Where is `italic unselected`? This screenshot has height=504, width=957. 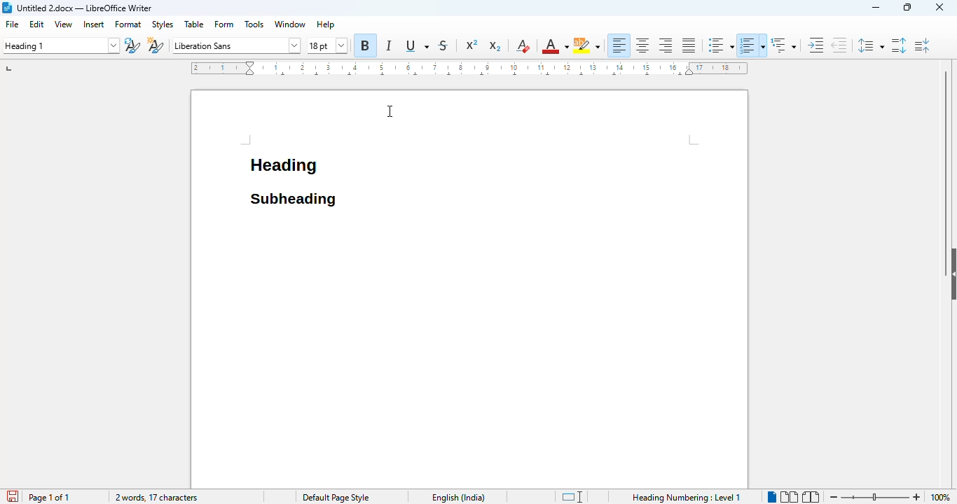 italic unselected is located at coordinates (387, 47).